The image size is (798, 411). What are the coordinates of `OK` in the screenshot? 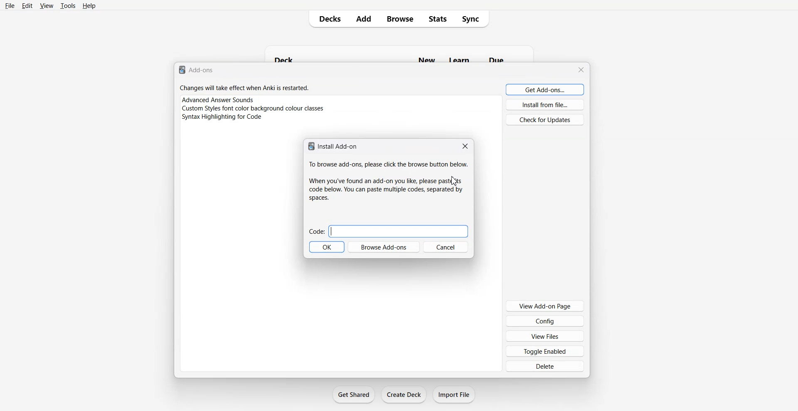 It's located at (326, 247).